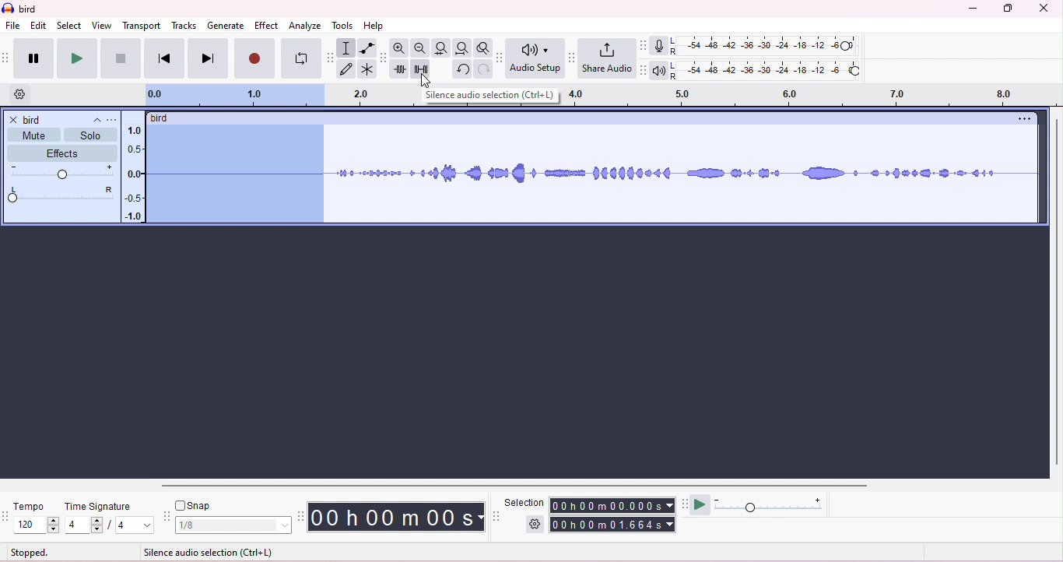 The height and width of the screenshot is (562, 1063). Describe the element at coordinates (133, 171) in the screenshot. I see `amplitude` at that location.